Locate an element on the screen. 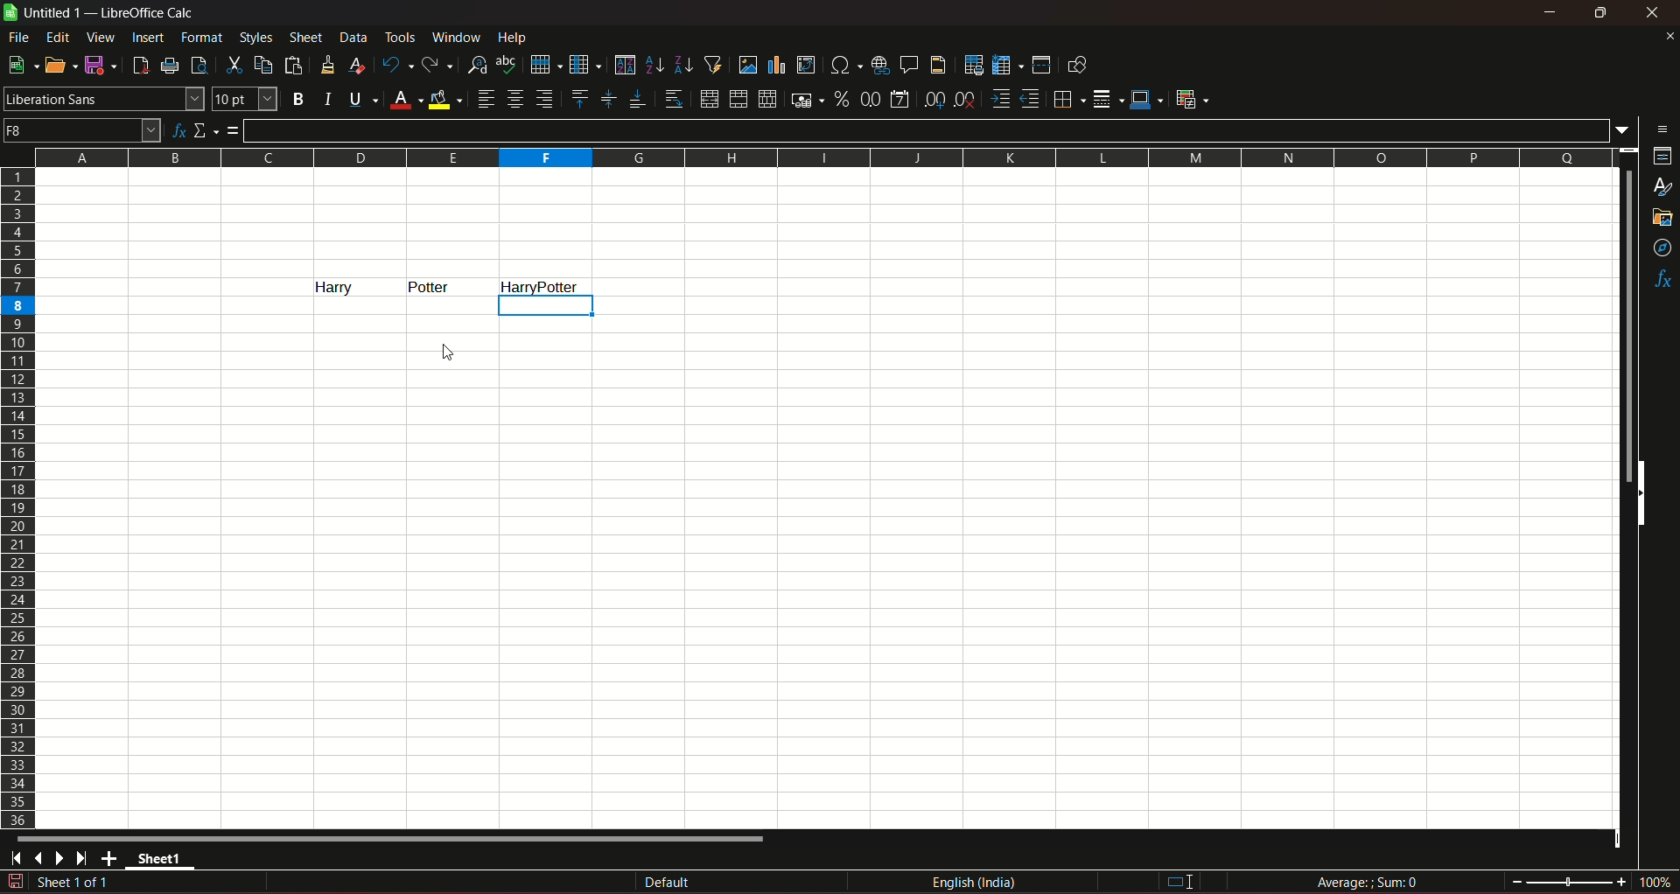 This screenshot has width=1680, height=894. background color is located at coordinates (446, 99).